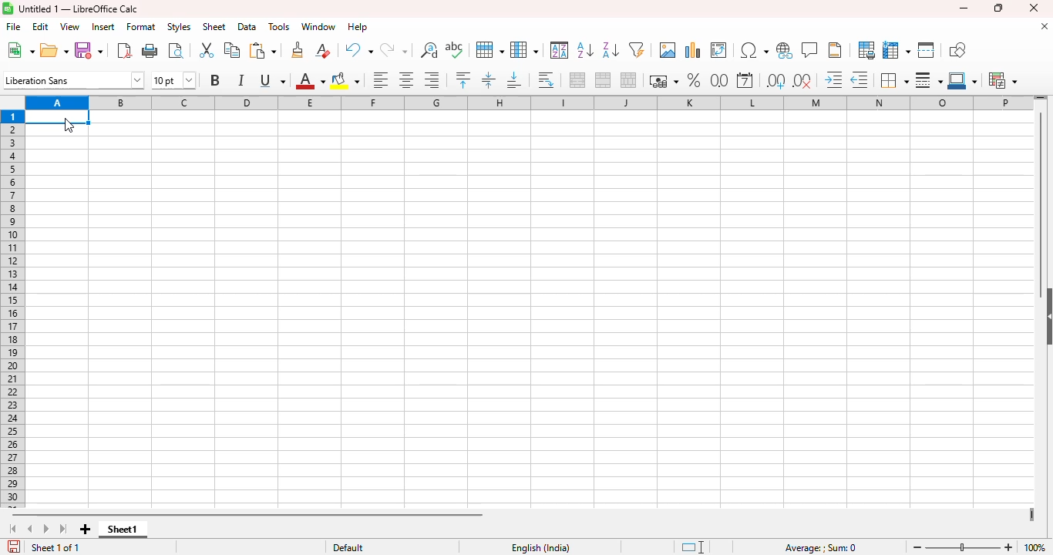  What do you see at coordinates (1046, 318) in the screenshot?
I see `show` at bounding box center [1046, 318].